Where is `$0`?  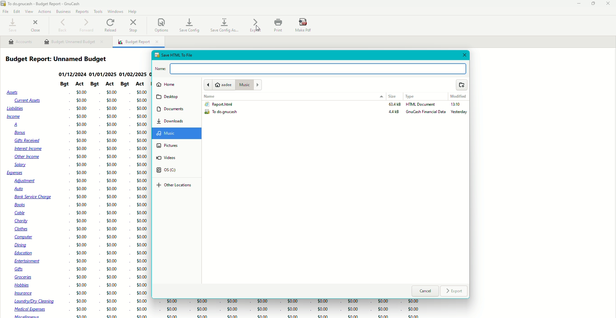 $0 is located at coordinates (288, 309).